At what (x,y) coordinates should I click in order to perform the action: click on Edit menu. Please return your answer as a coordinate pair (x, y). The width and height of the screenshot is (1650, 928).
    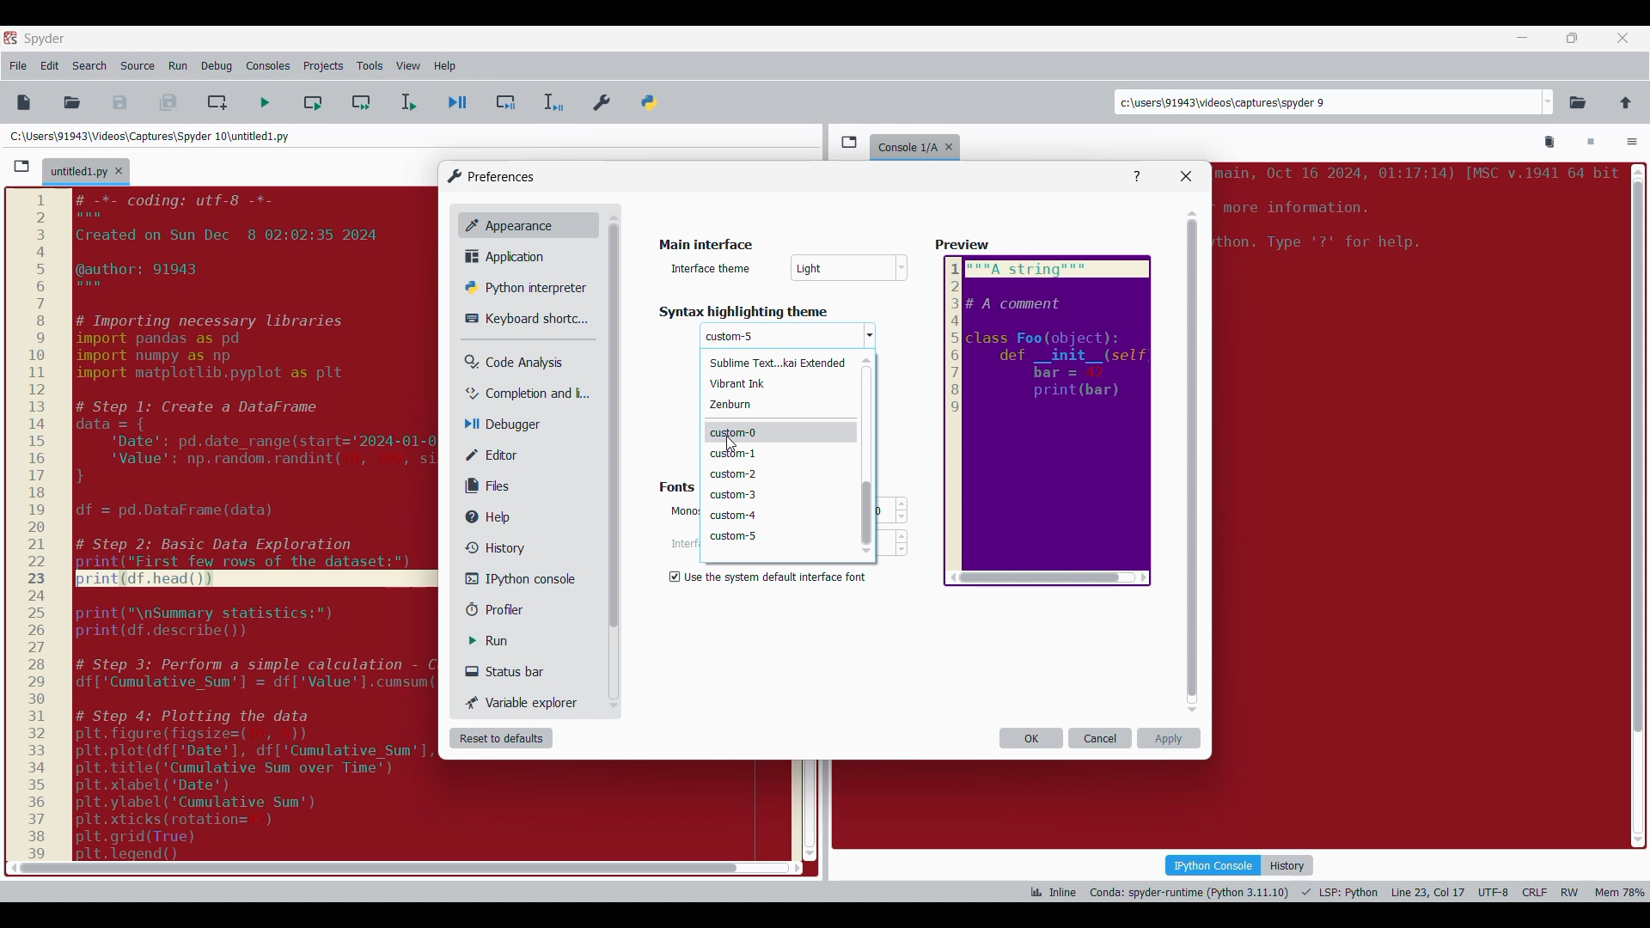
    Looking at the image, I should click on (50, 66).